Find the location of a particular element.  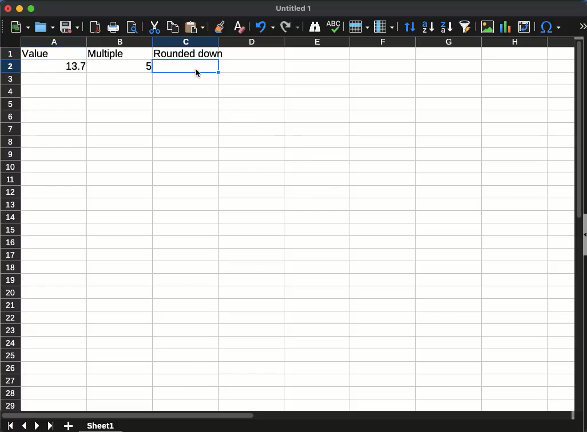

redo is located at coordinates (290, 27).